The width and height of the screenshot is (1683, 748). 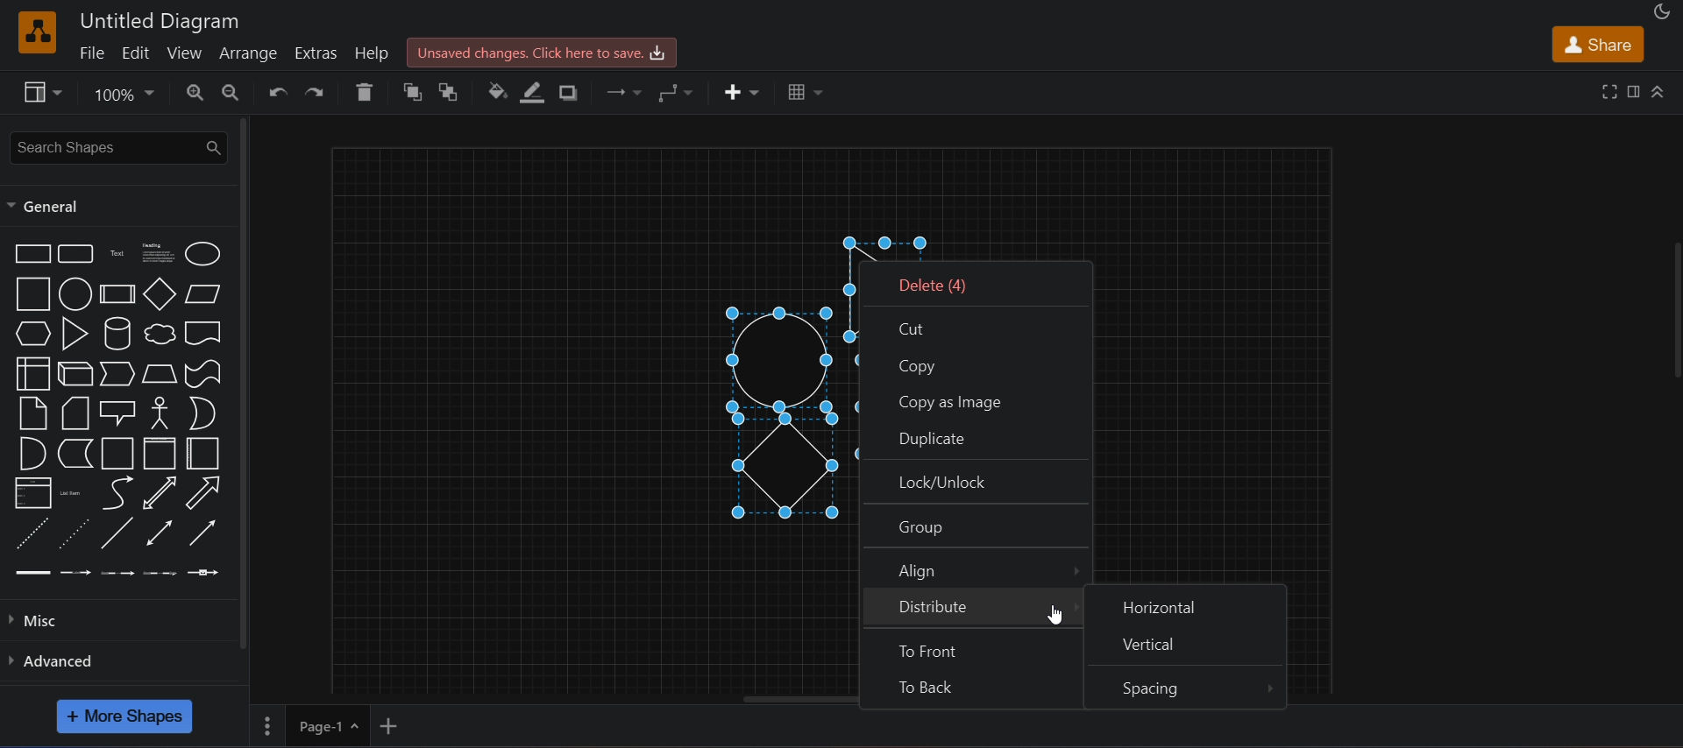 What do you see at coordinates (157, 335) in the screenshot?
I see `cloud` at bounding box center [157, 335].